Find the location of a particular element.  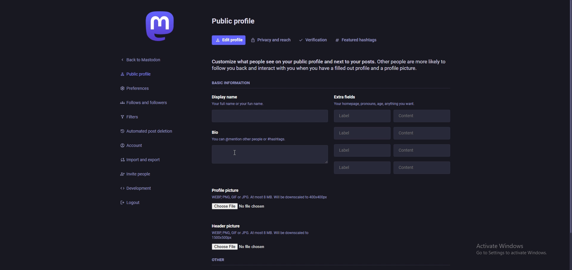

info is located at coordinates (375, 103).